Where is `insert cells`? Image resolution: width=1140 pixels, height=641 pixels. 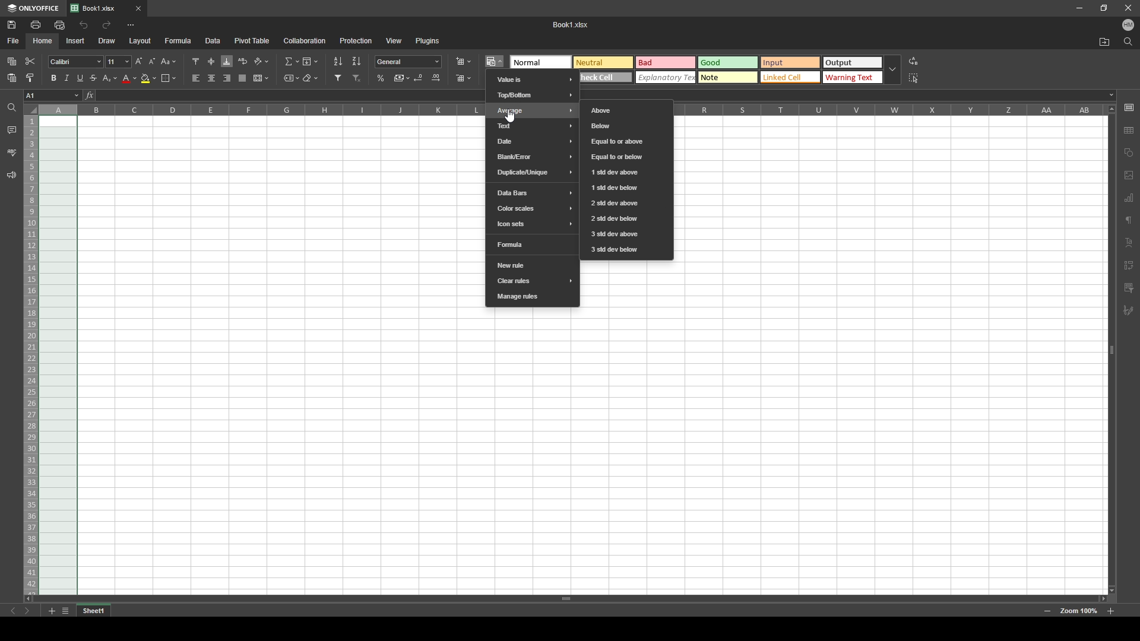 insert cells is located at coordinates (463, 62).